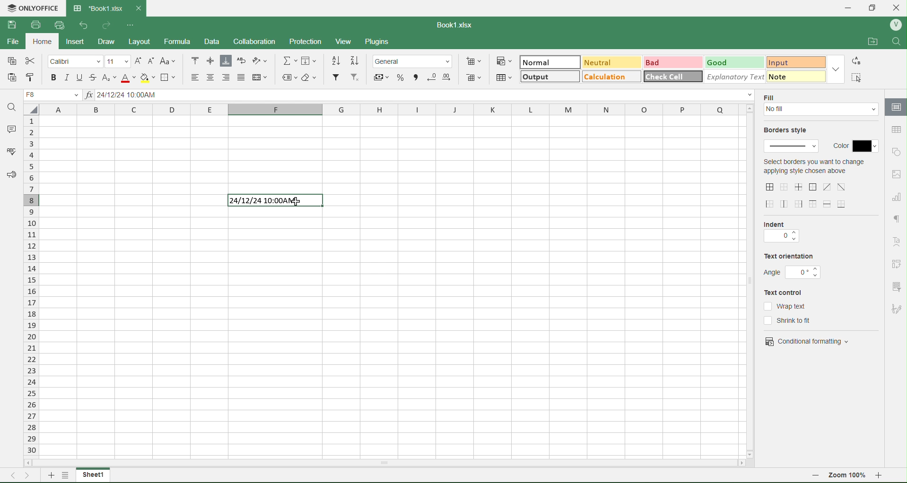 The height and width of the screenshot is (483, 907). What do you see at coordinates (8, 152) in the screenshot?
I see `Spell Checking` at bounding box center [8, 152].